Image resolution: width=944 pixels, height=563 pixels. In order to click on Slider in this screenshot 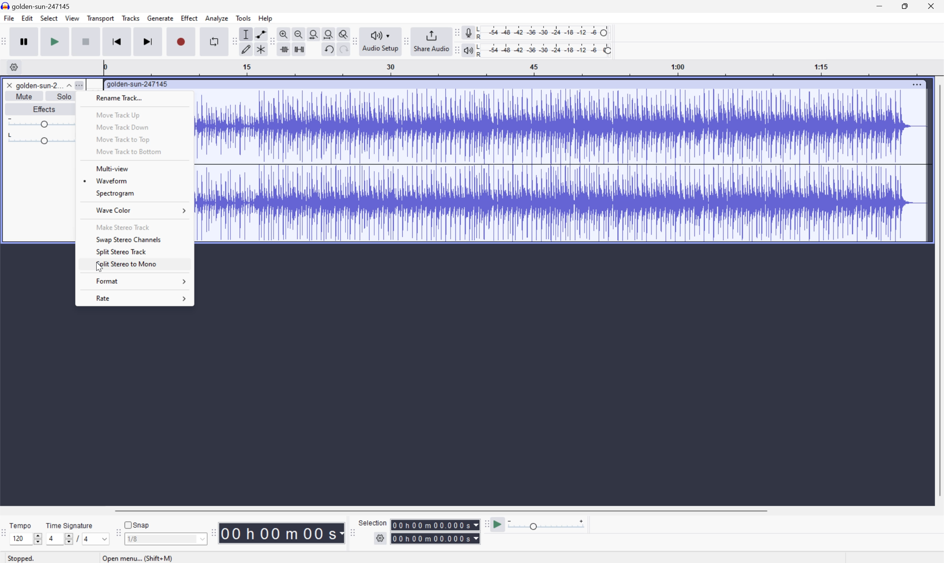, I will do `click(42, 123)`.